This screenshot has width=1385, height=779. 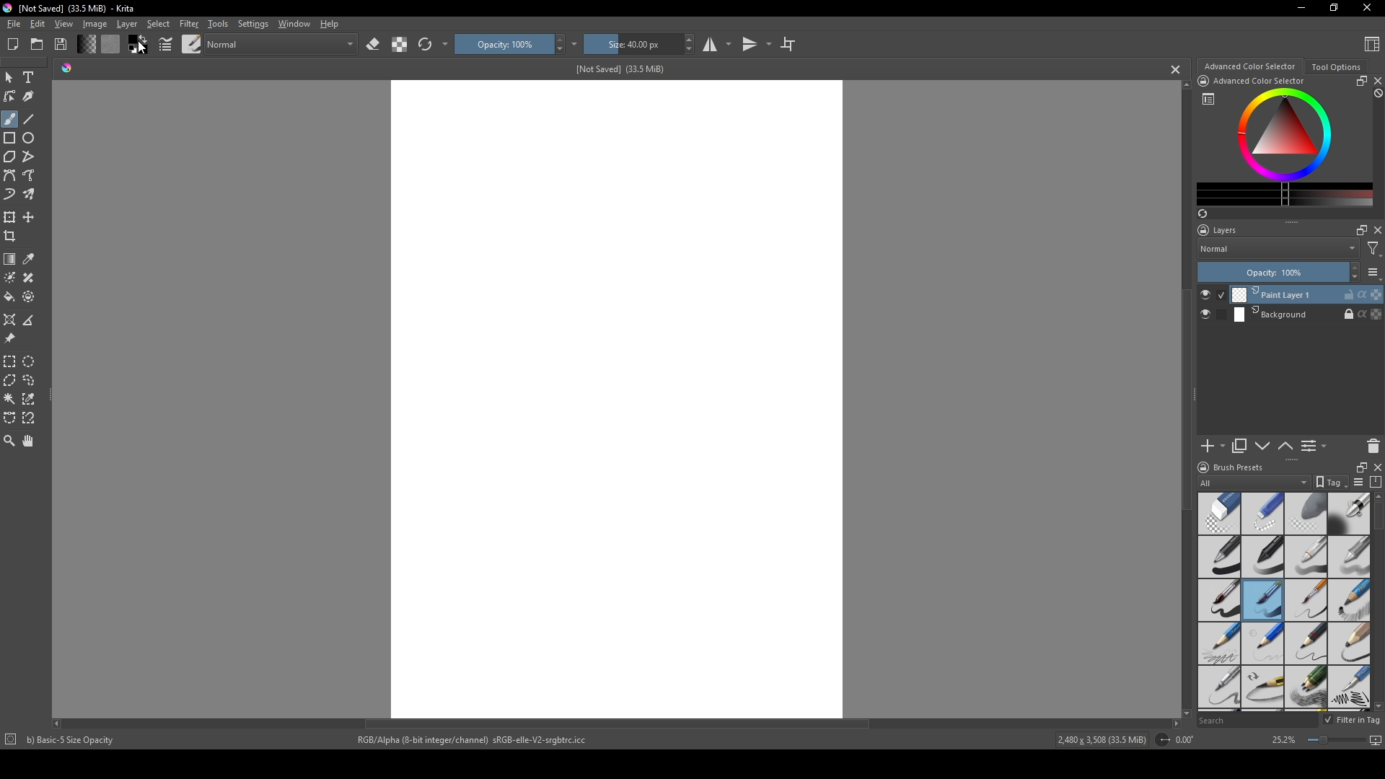 I want to click on All, so click(x=1254, y=483).